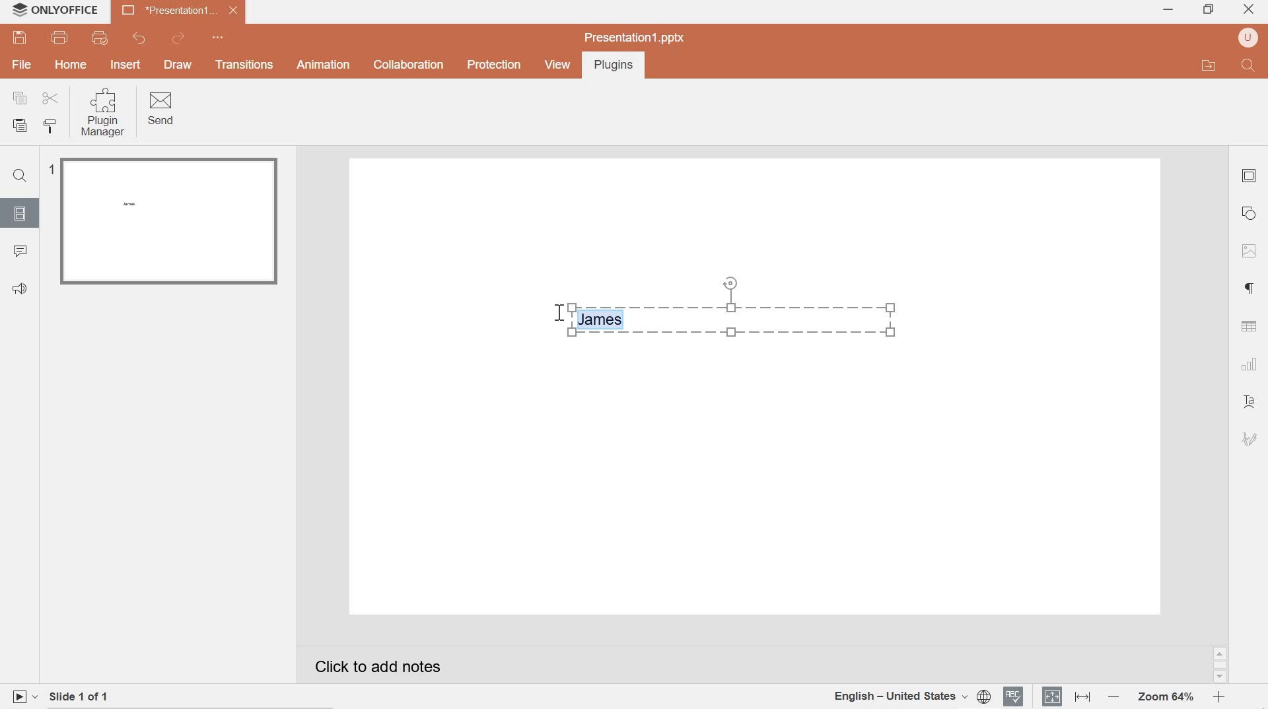 The image size is (1268, 709). I want to click on Zoom out, so click(1113, 697).